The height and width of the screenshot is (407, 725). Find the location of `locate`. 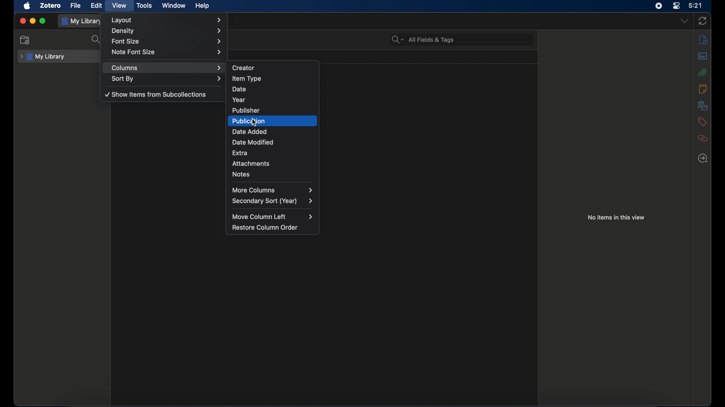

locate is located at coordinates (703, 159).